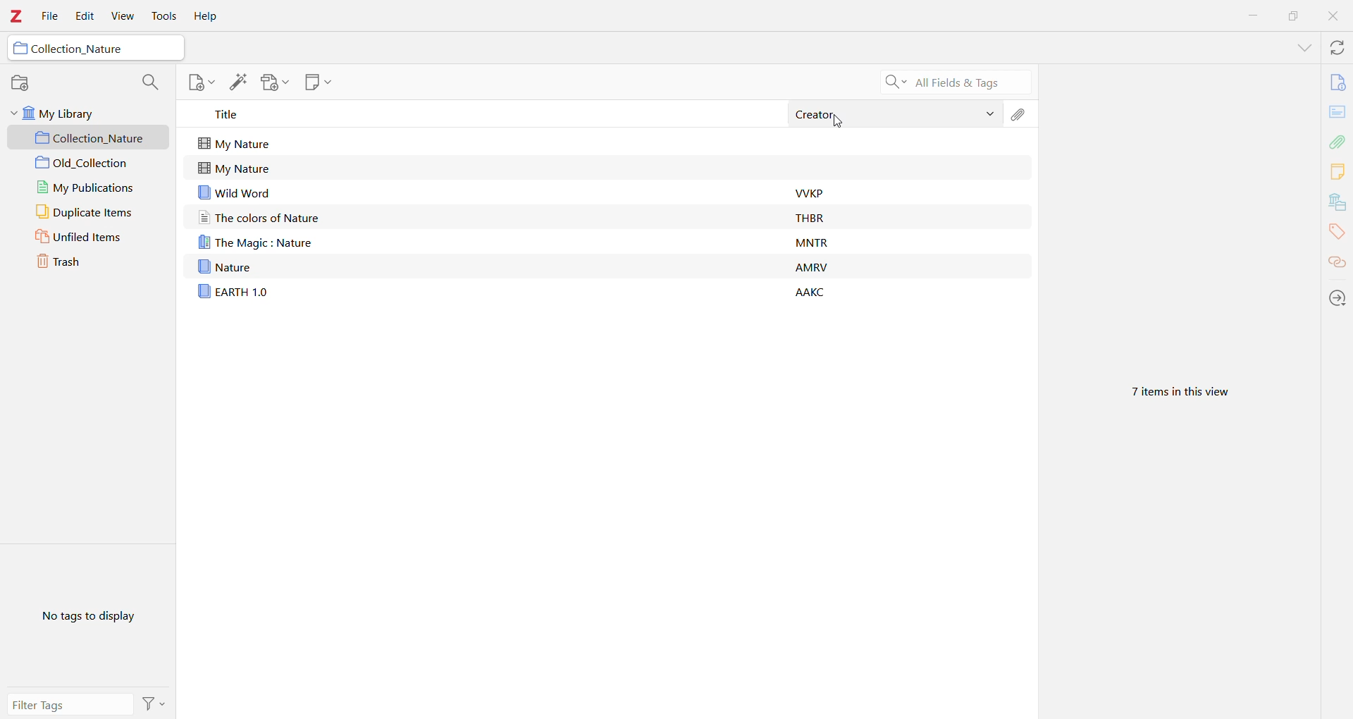  Describe the element at coordinates (70, 704) in the screenshot. I see `Filter tags` at that location.